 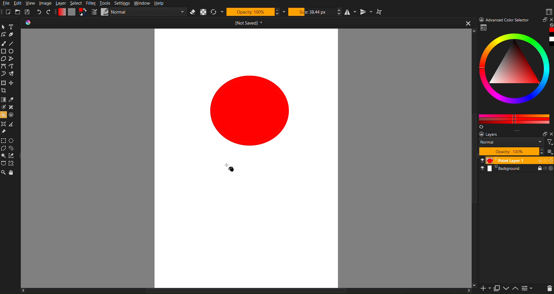 I want to click on Smart Patch, so click(x=12, y=107).